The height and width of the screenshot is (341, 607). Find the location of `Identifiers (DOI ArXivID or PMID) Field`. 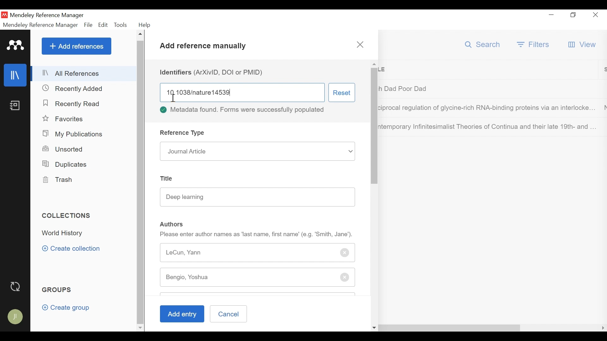

Identifiers (DOI ArXivID or PMID) Field is located at coordinates (242, 92).